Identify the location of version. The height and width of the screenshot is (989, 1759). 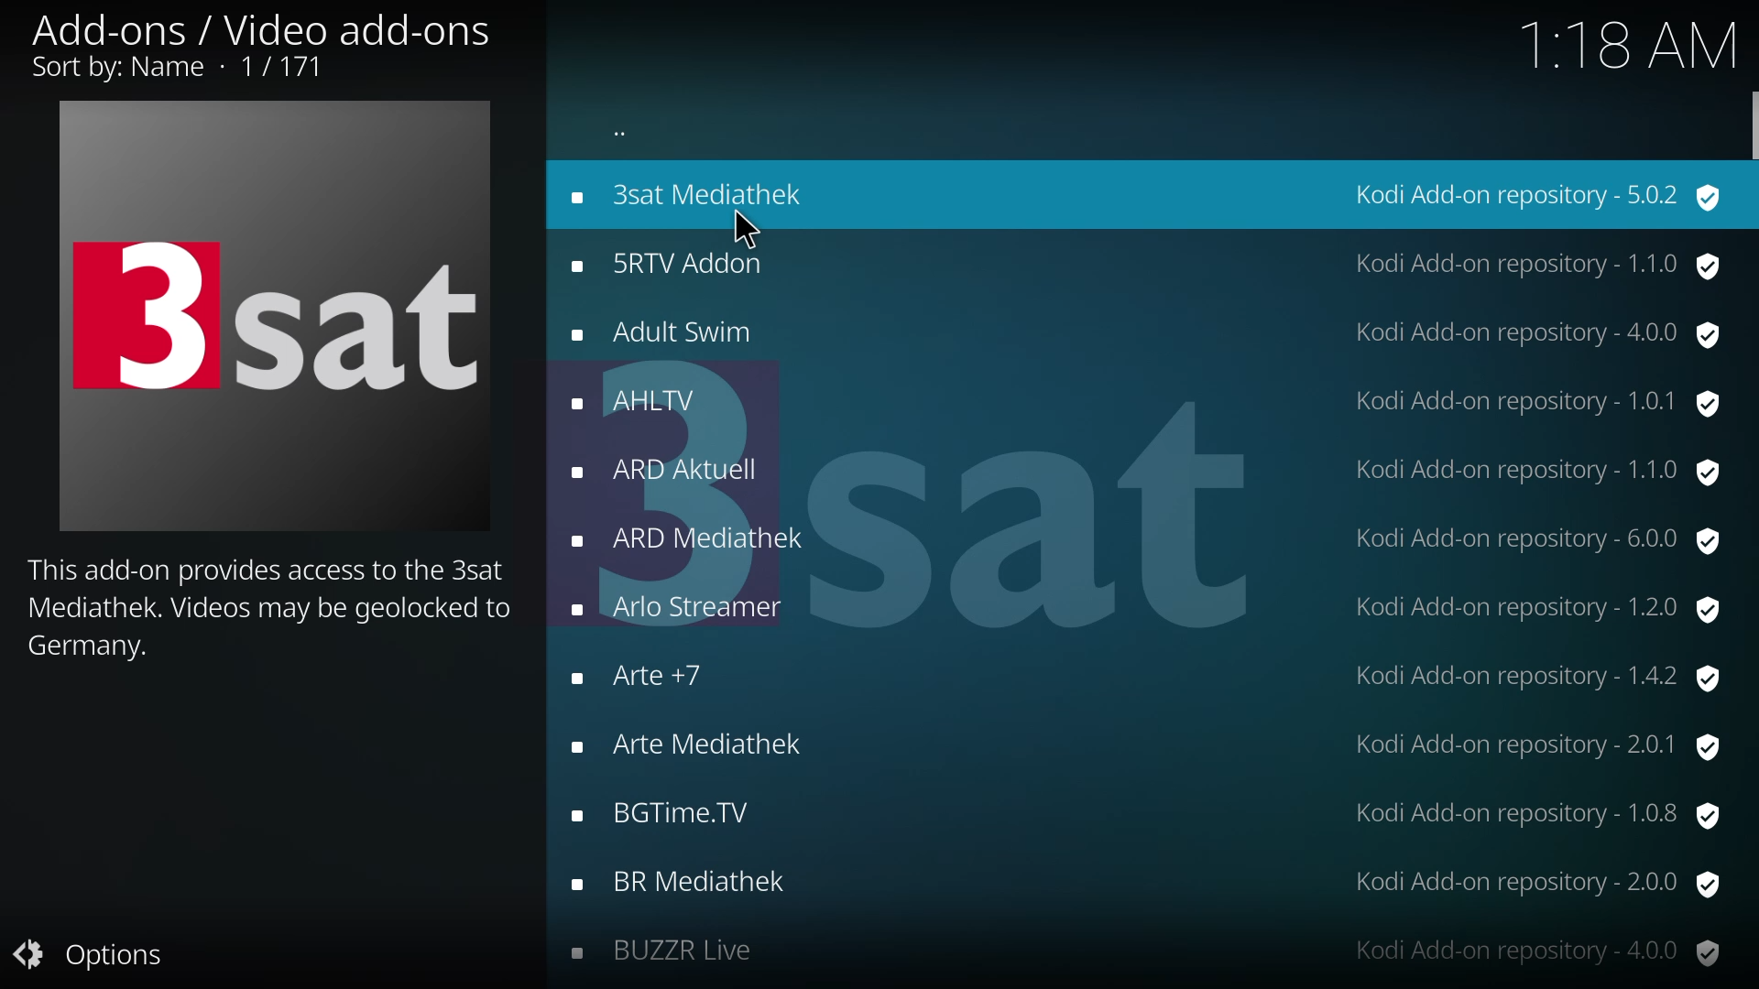
(1528, 335).